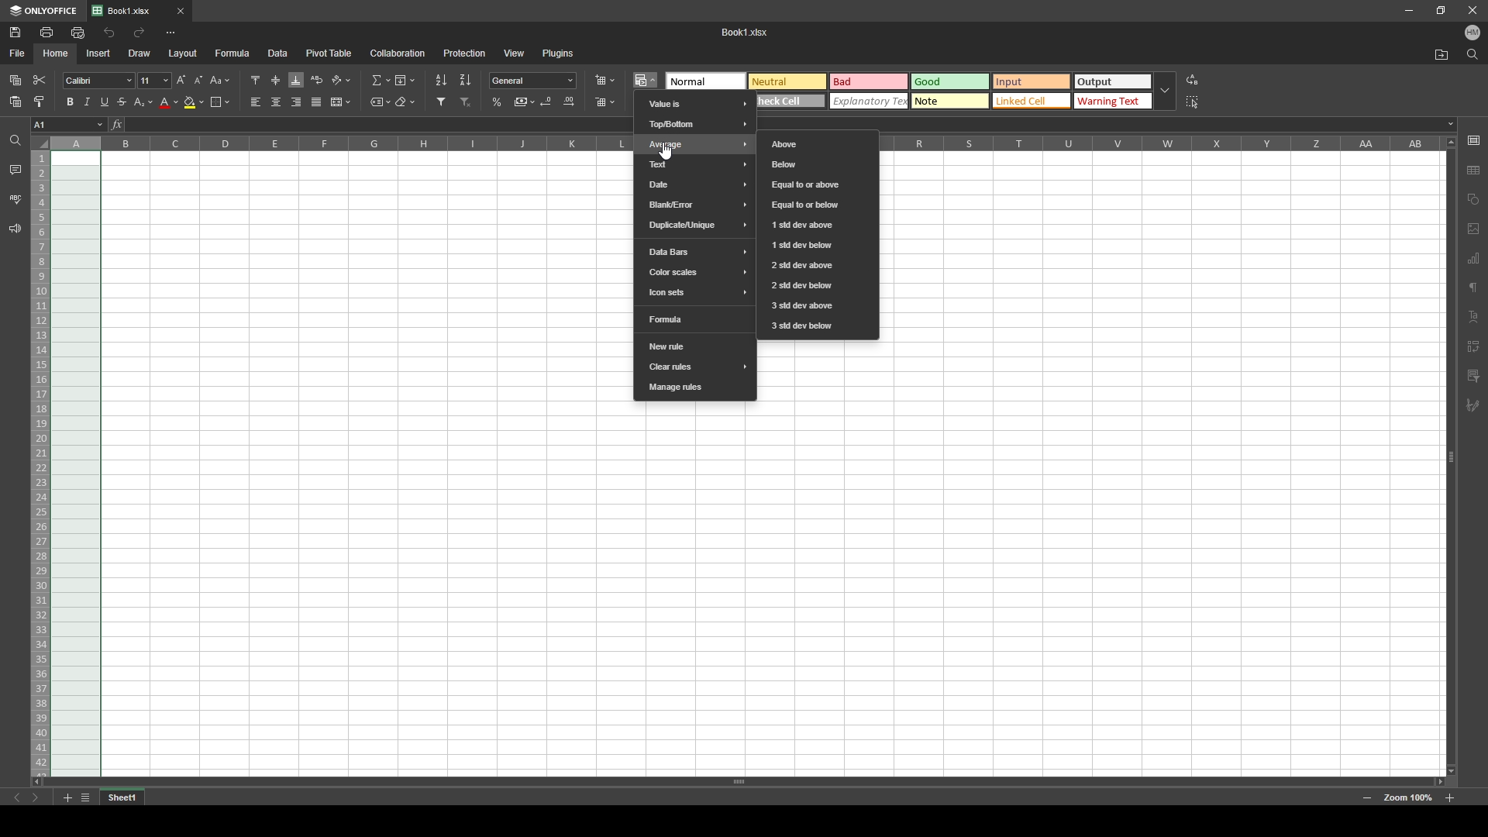 The image size is (1488, 837). I want to click on align center, so click(277, 102).